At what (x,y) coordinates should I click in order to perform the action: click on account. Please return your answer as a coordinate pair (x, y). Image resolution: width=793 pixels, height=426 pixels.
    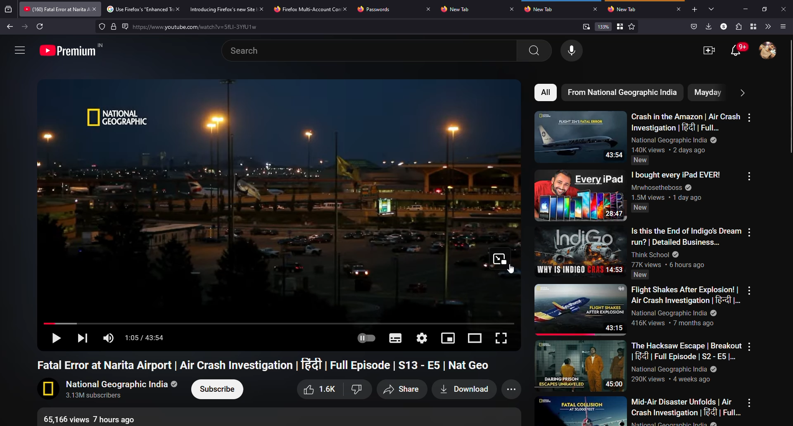
    Looking at the image, I should click on (769, 51).